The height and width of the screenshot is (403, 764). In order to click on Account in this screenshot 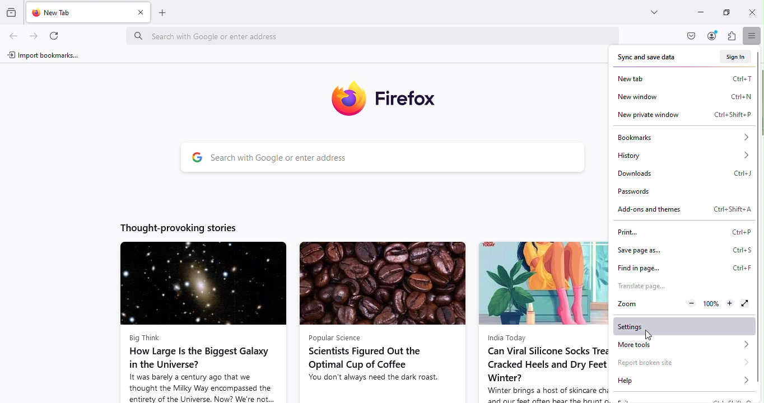, I will do `click(712, 36)`.